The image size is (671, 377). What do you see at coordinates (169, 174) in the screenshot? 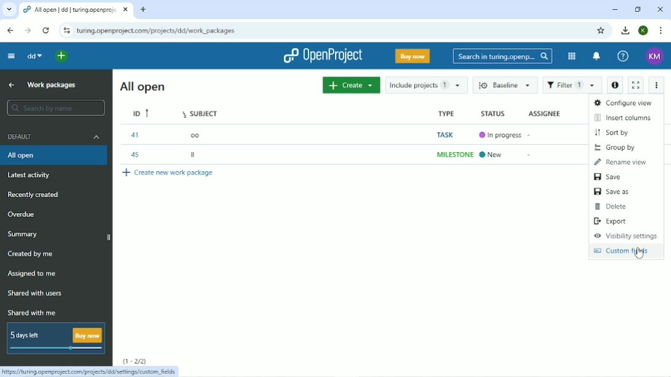
I see `Create new work package` at bounding box center [169, 174].